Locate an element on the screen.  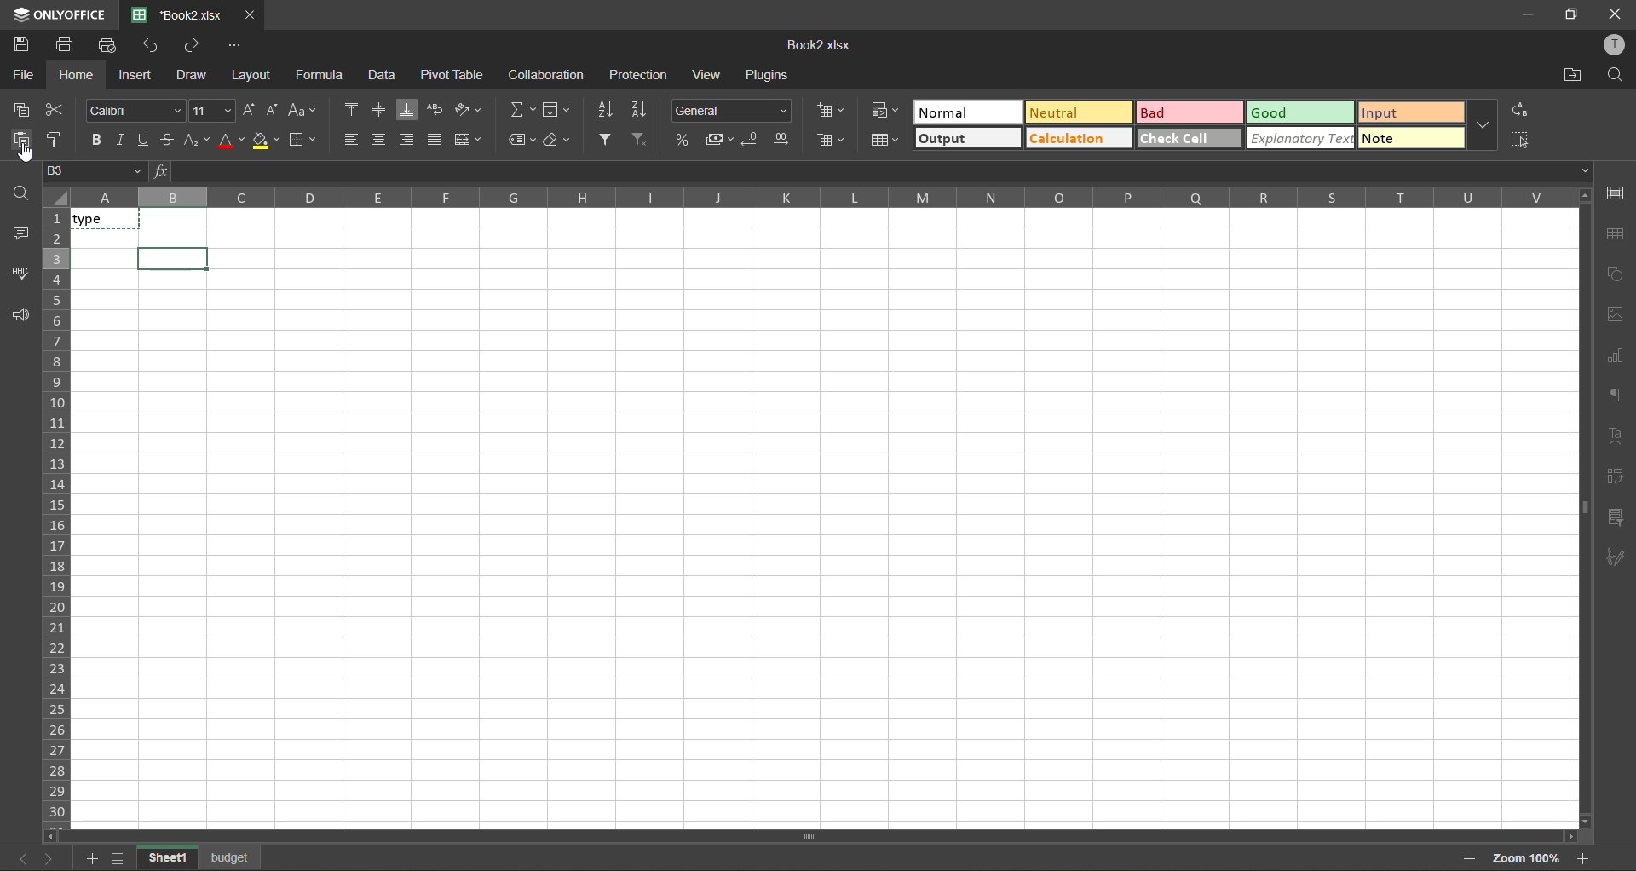
copied cell  is located at coordinates (107, 217).